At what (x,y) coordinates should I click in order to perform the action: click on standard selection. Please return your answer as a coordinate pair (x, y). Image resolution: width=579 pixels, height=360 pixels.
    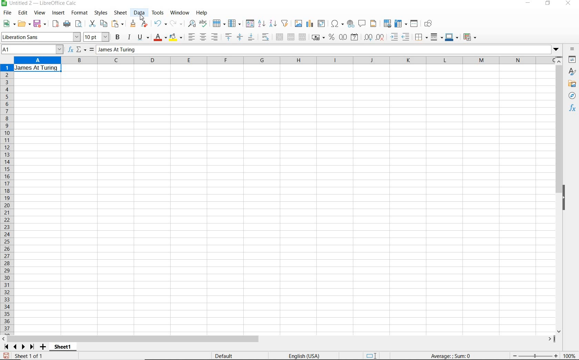
    Looking at the image, I should click on (370, 354).